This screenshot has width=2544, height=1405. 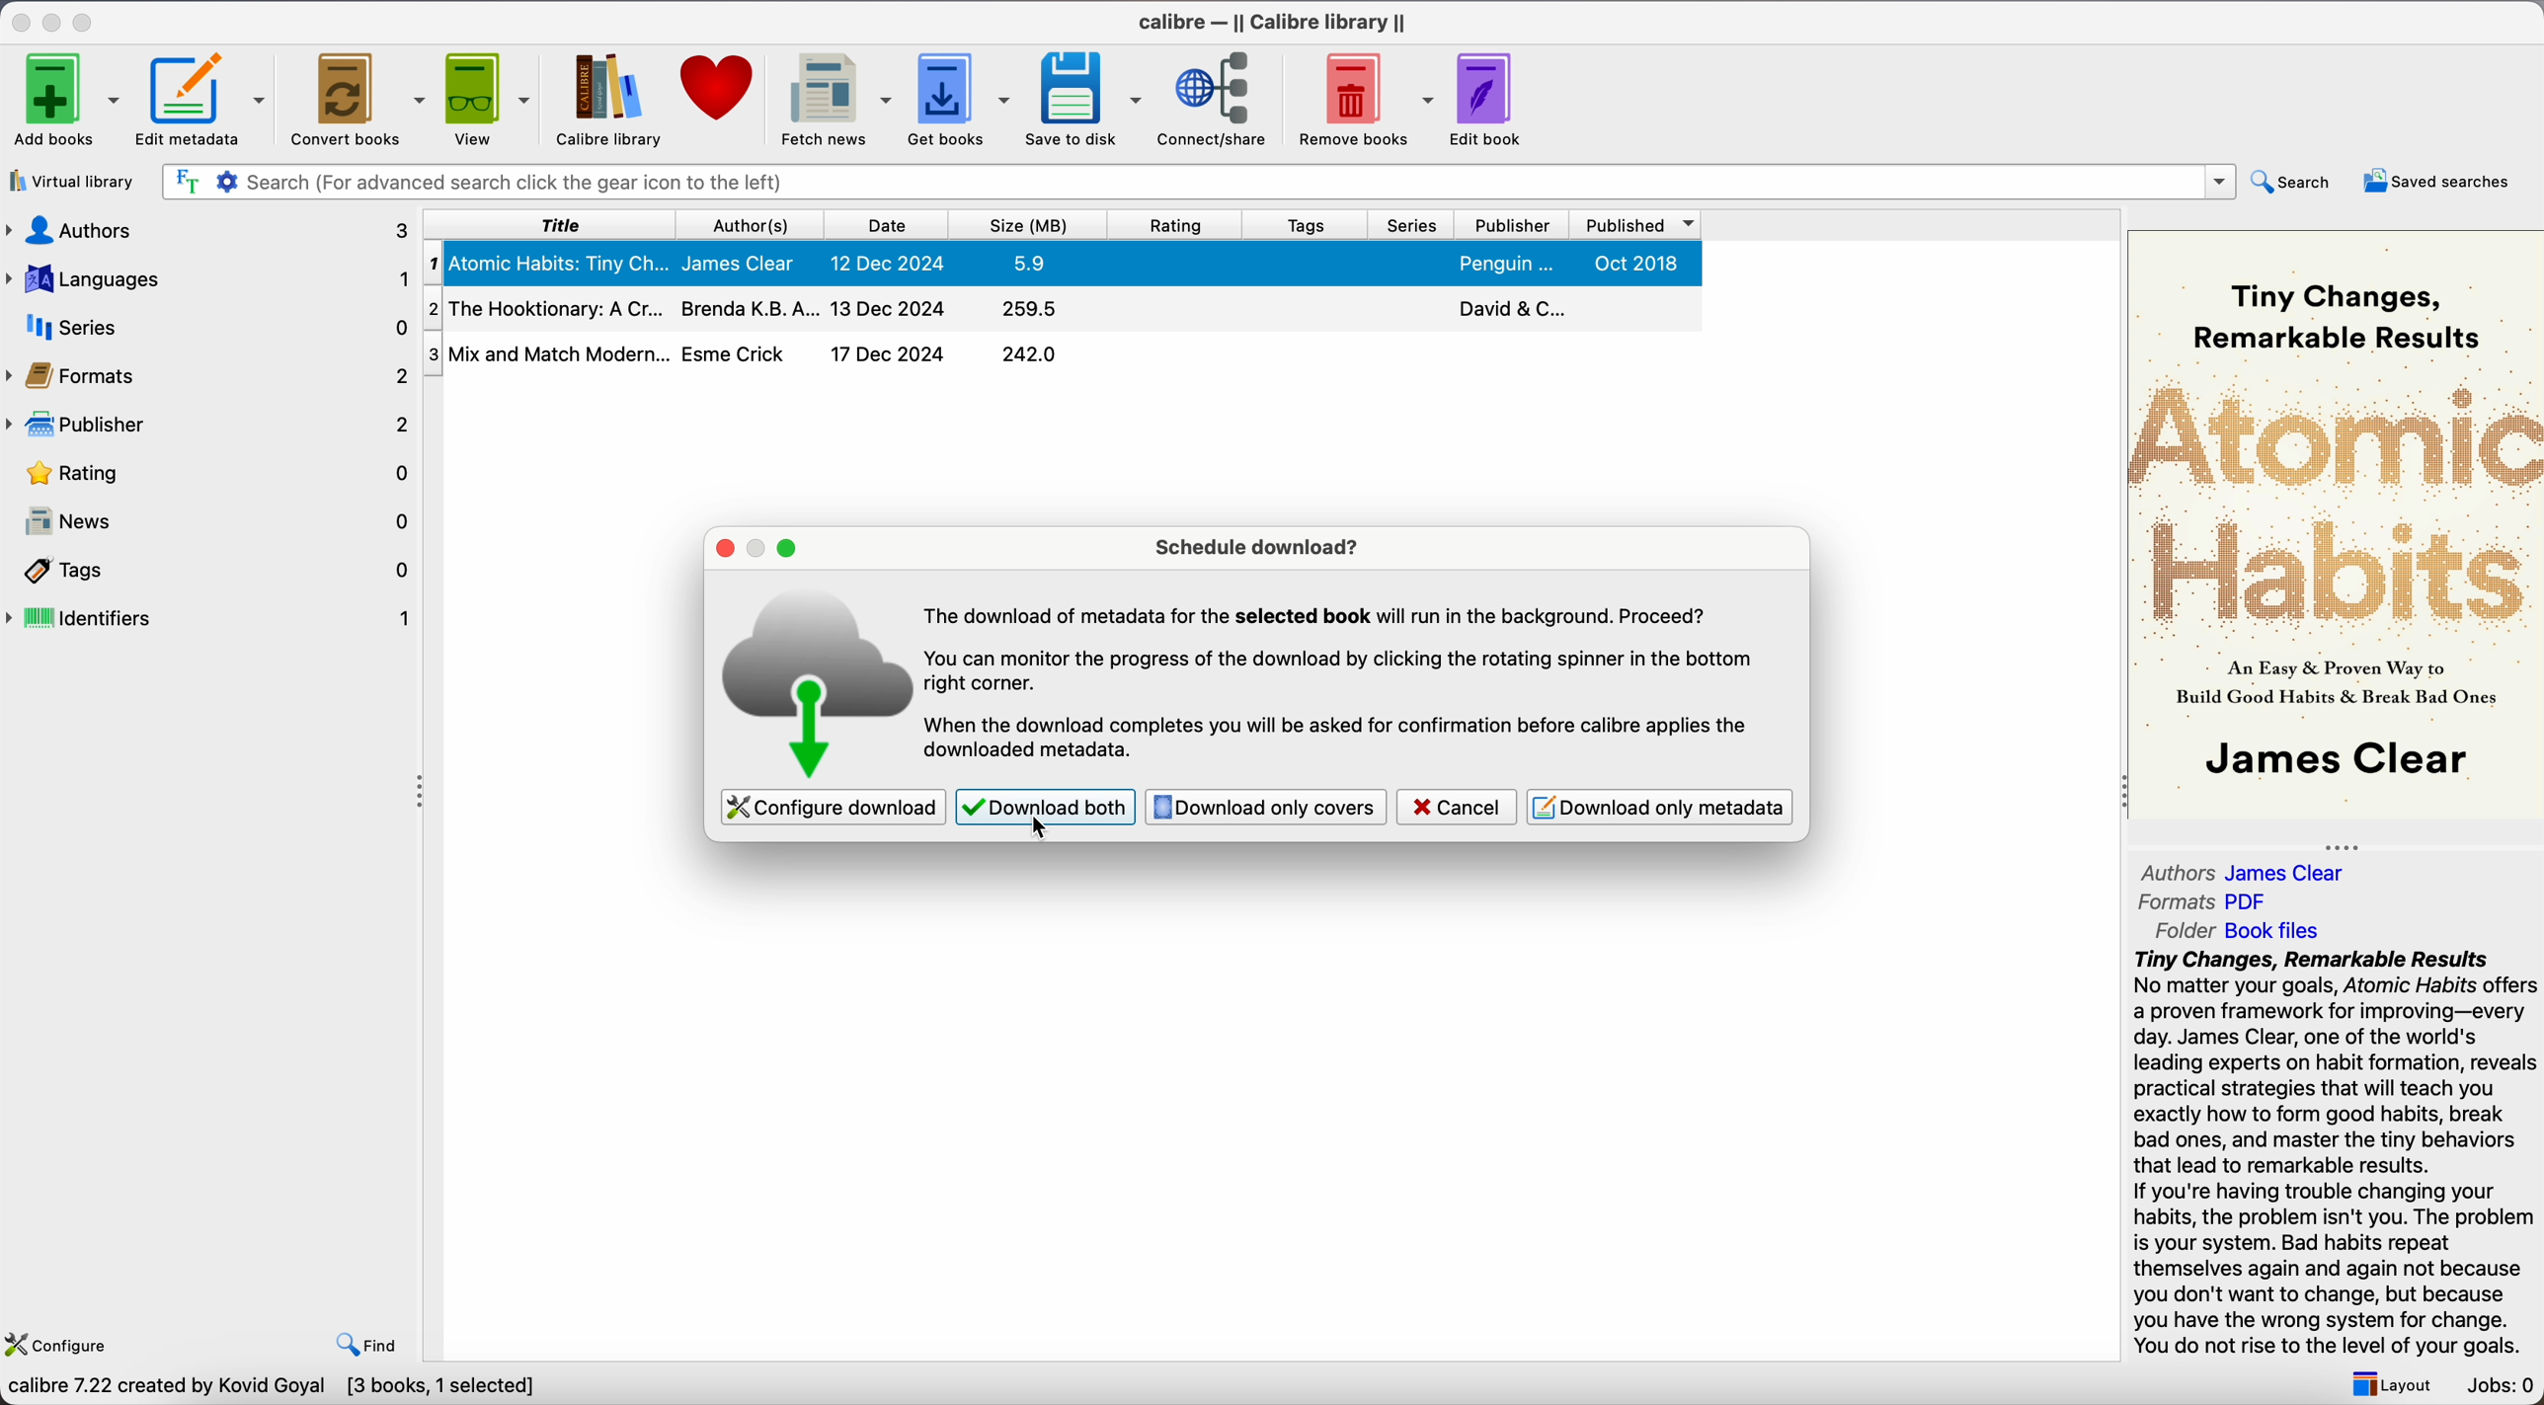 What do you see at coordinates (543, 351) in the screenshot?
I see `Mix and Match Modern...` at bounding box center [543, 351].